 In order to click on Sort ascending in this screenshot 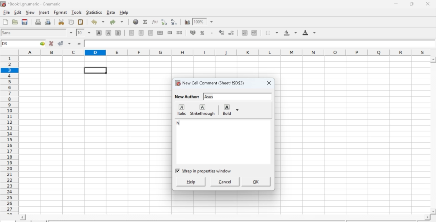, I will do `click(164, 22)`.